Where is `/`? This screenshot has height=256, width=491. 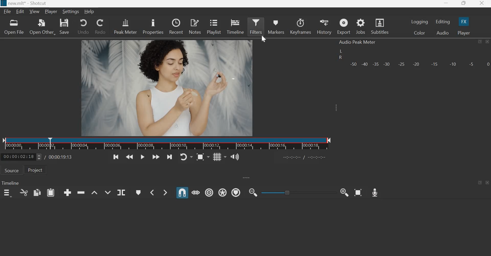 / is located at coordinates (46, 157).